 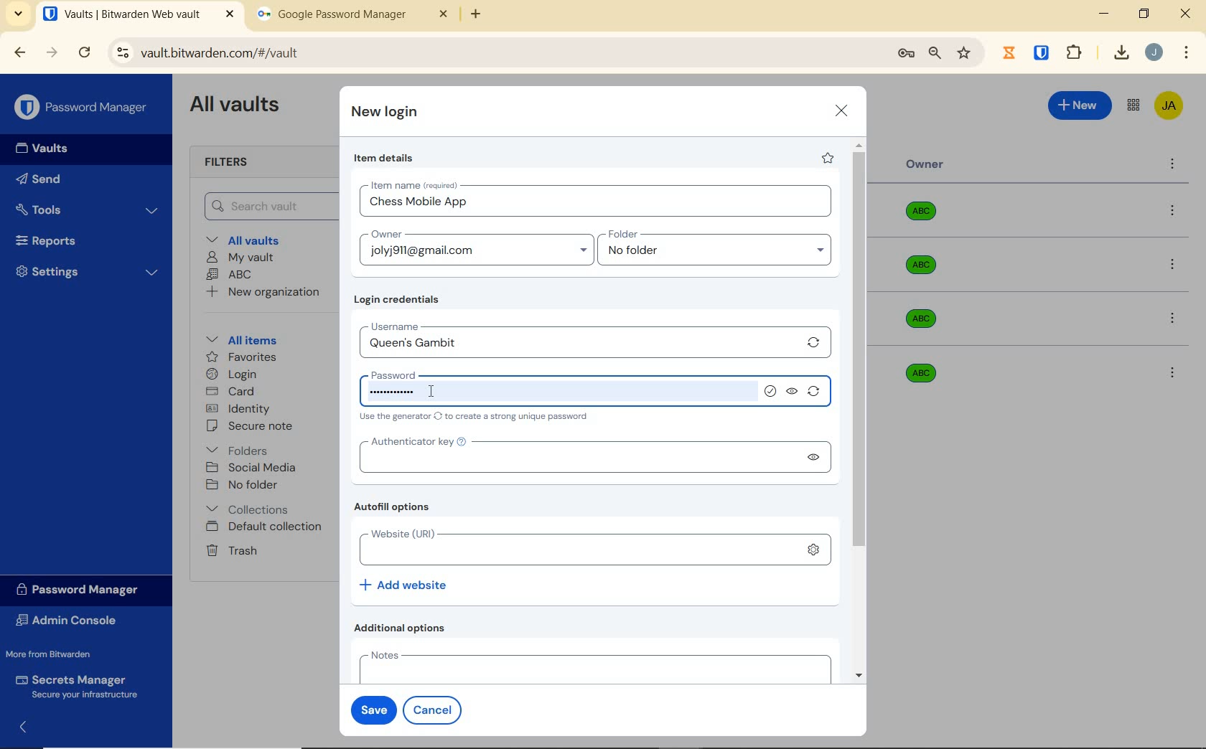 What do you see at coordinates (411, 373) in the screenshot?
I see `password` at bounding box center [411, 373].